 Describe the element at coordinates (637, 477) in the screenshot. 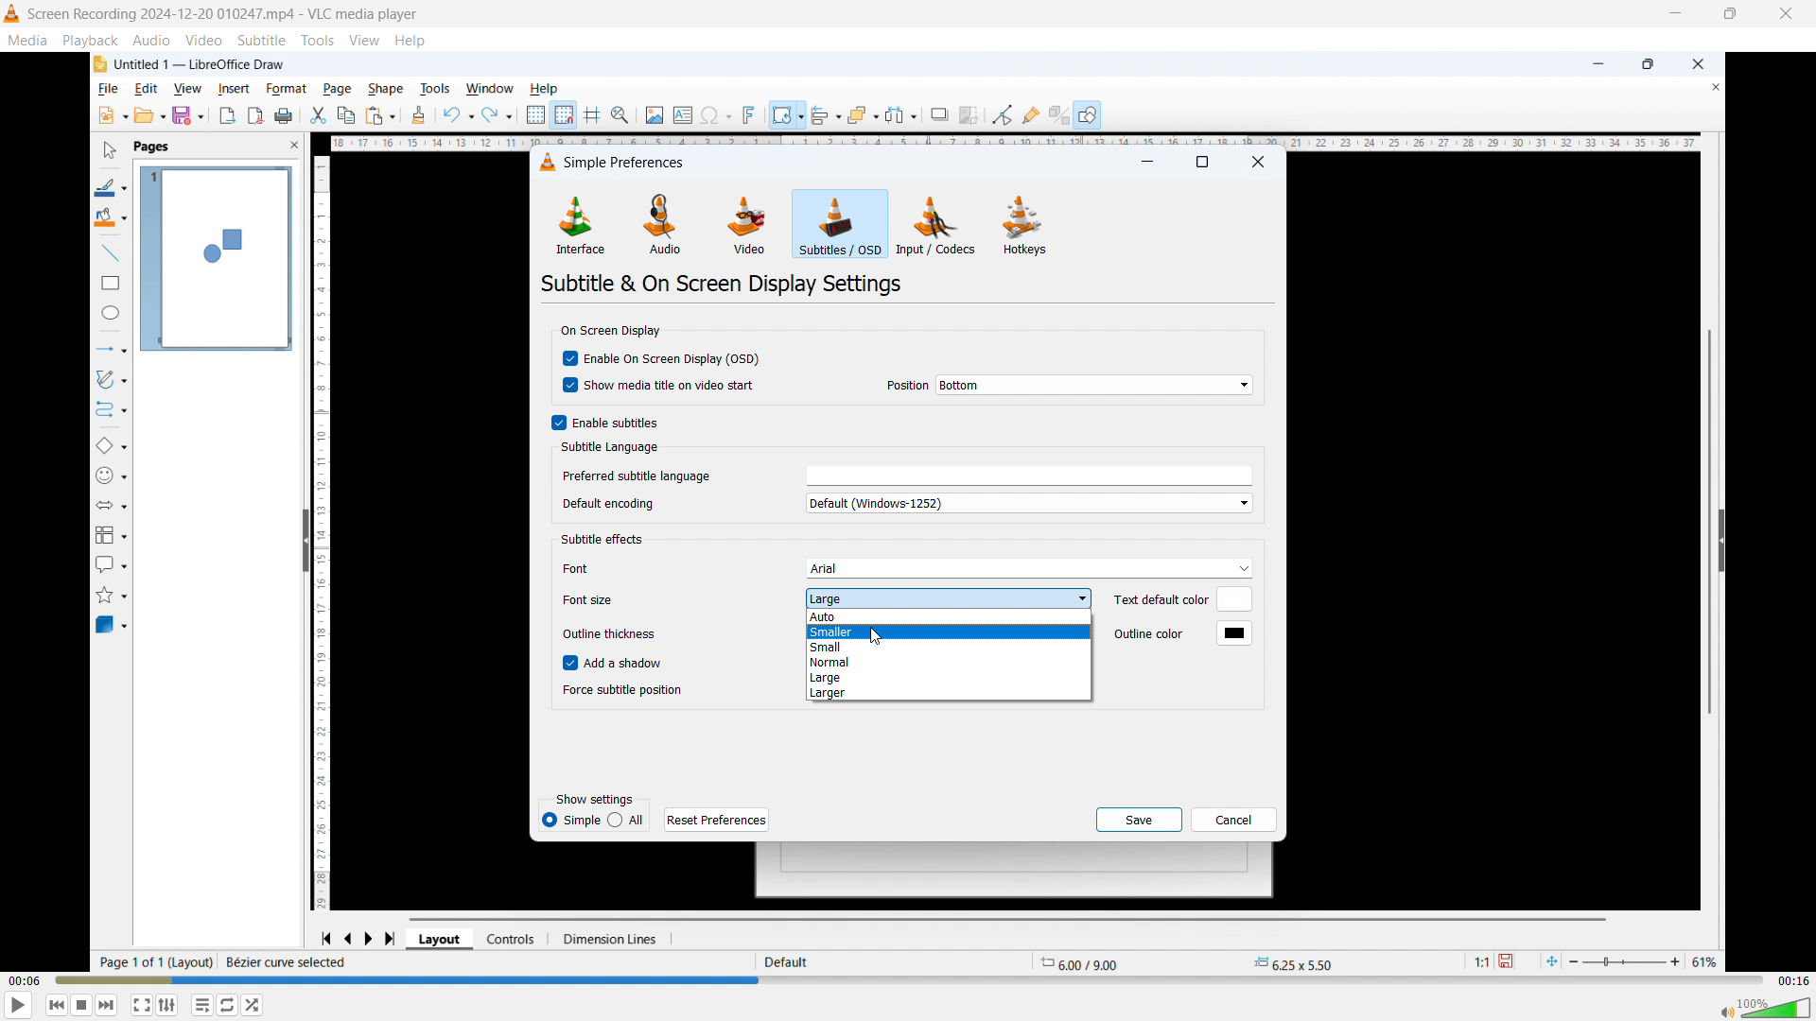

I see `Preferred subtitle language` at that location.